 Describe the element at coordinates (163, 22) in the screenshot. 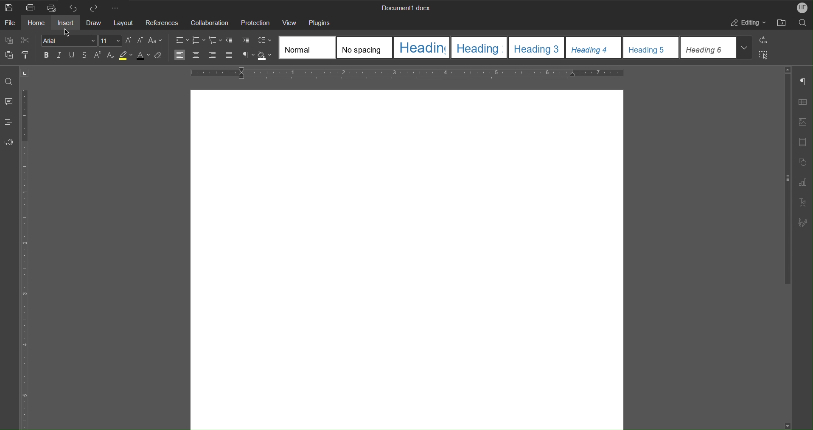

I see `References` at that location.